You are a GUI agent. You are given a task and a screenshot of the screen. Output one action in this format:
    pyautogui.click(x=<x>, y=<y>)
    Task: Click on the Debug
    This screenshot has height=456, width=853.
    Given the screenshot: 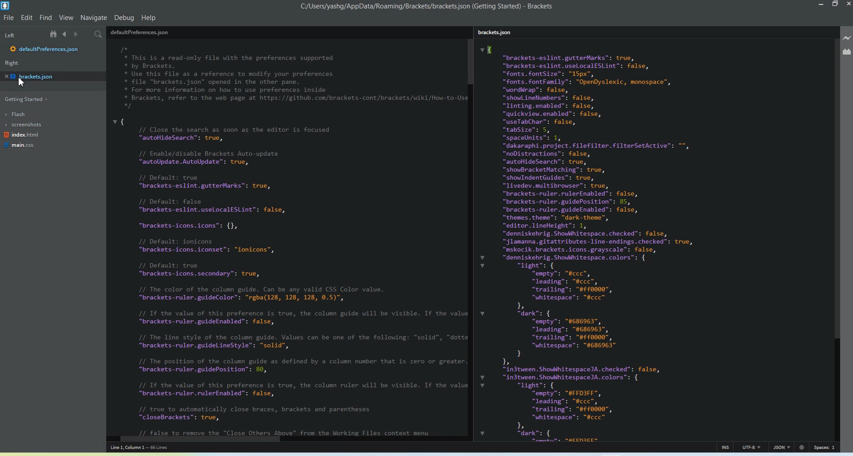 What is the action you would take?
    pyautogui.click(x=124, y=17)
    